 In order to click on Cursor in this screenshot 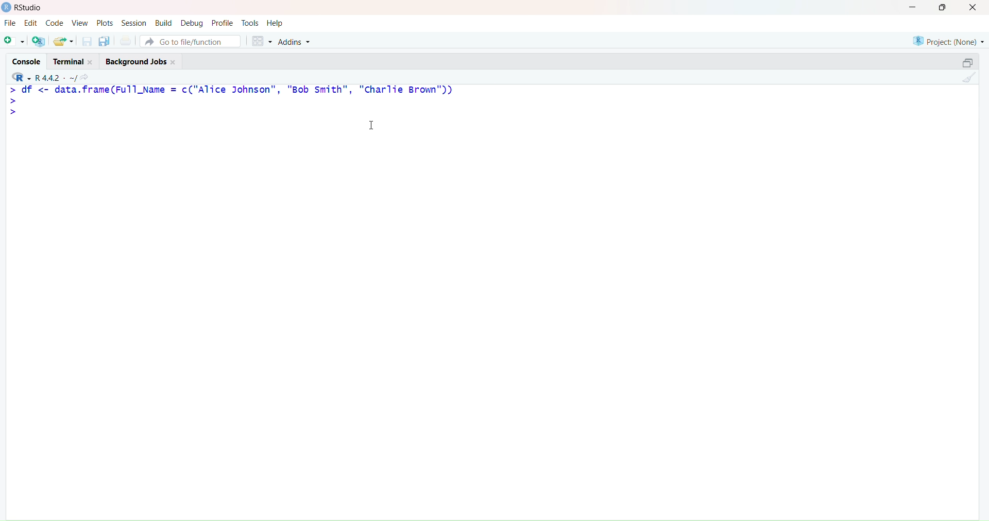, I will do `click(373, 127)`.